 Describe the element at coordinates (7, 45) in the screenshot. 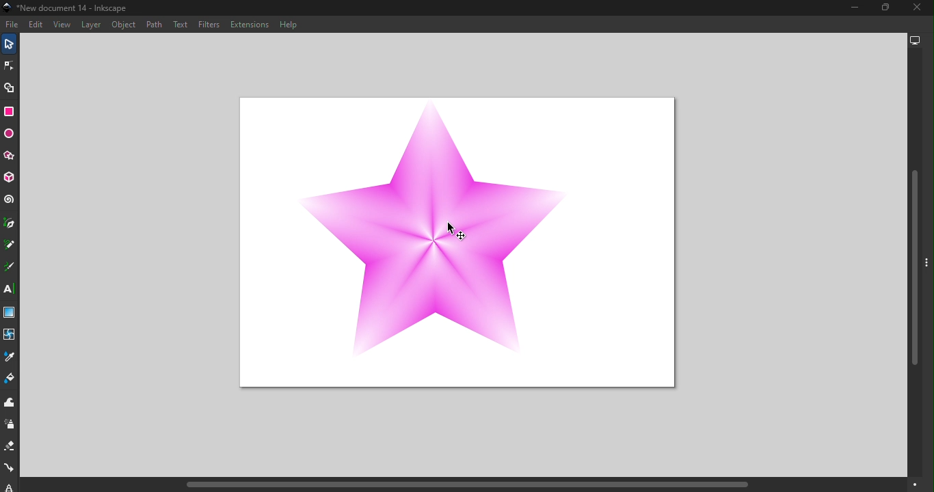

I see `Selector tool` at that location.